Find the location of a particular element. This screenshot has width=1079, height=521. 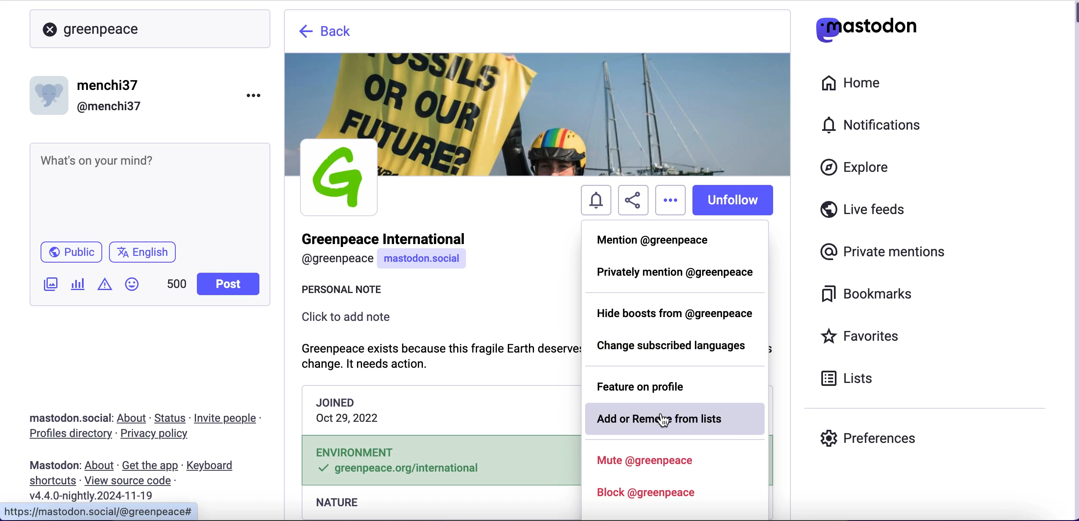

view source code is located at coordinates (131, 481).